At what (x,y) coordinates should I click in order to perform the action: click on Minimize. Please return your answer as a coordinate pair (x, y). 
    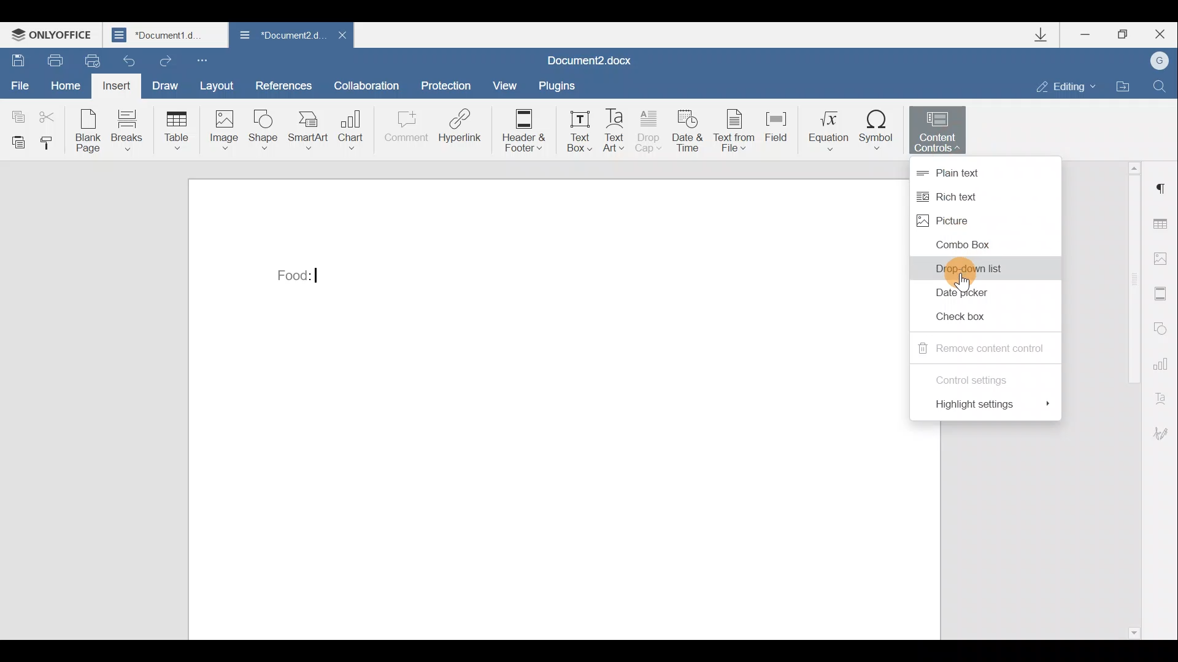
    Looking at the image, I should click on (1091, 36).